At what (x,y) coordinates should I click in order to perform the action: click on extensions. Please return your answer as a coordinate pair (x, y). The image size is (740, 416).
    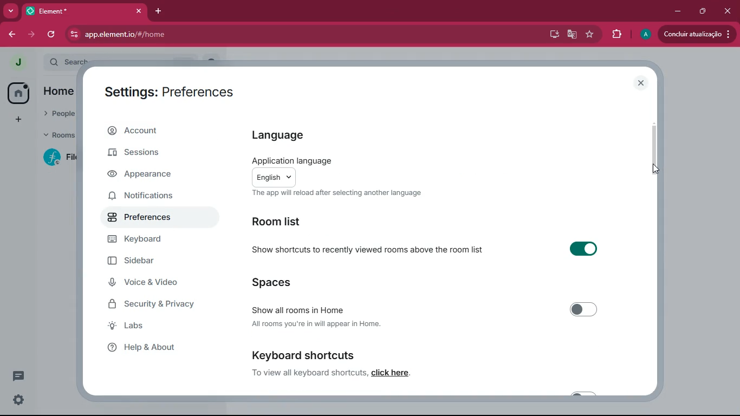
    Looking at the image, I should click on (616, 36).